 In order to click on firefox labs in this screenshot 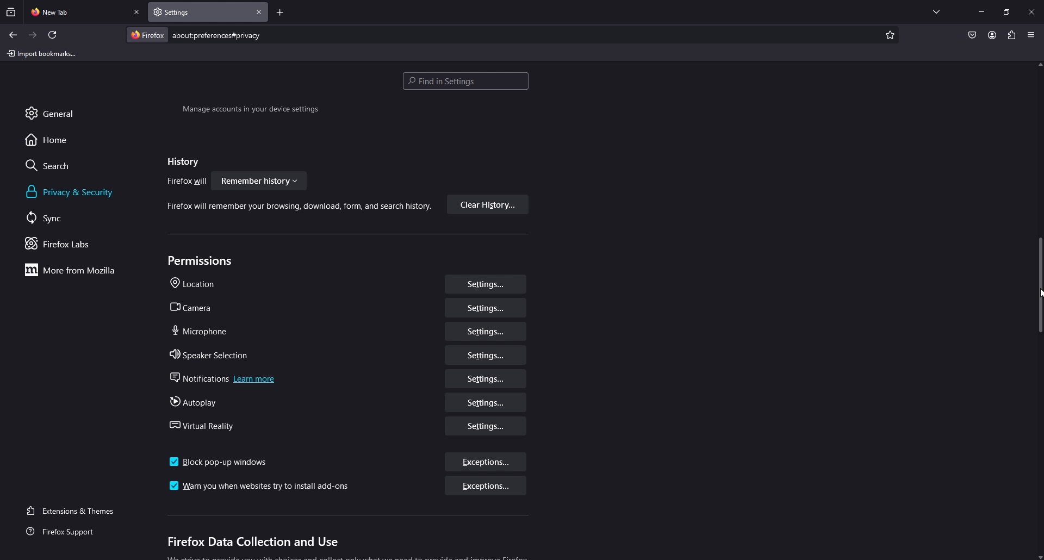, I will do `click(73, 244)`.